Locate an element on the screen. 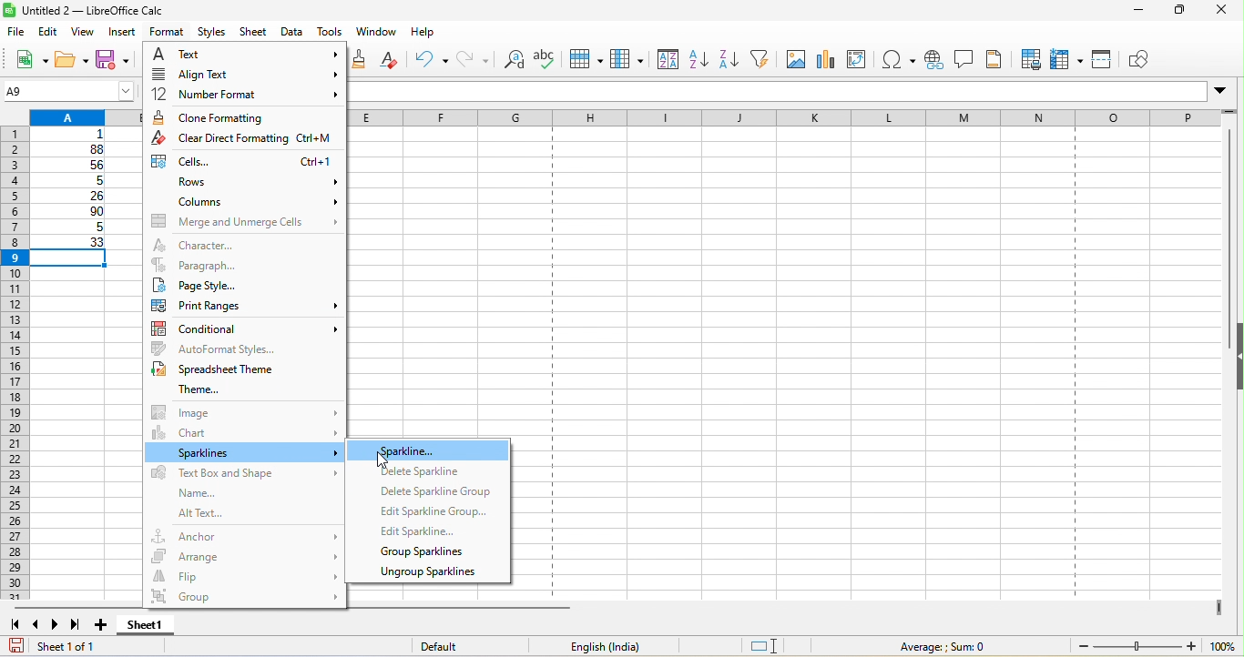 The image size is (1244, 657). edit sparkline is located at coordinates (423, 531).